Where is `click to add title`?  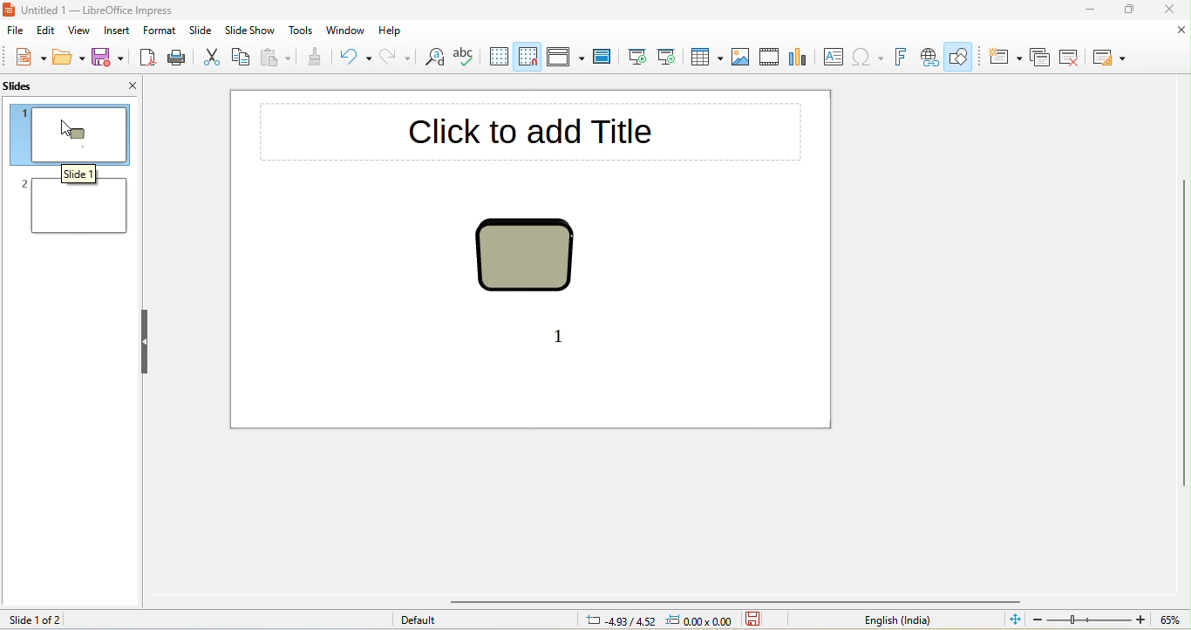 click to add title is located at coordinates (534, 132).